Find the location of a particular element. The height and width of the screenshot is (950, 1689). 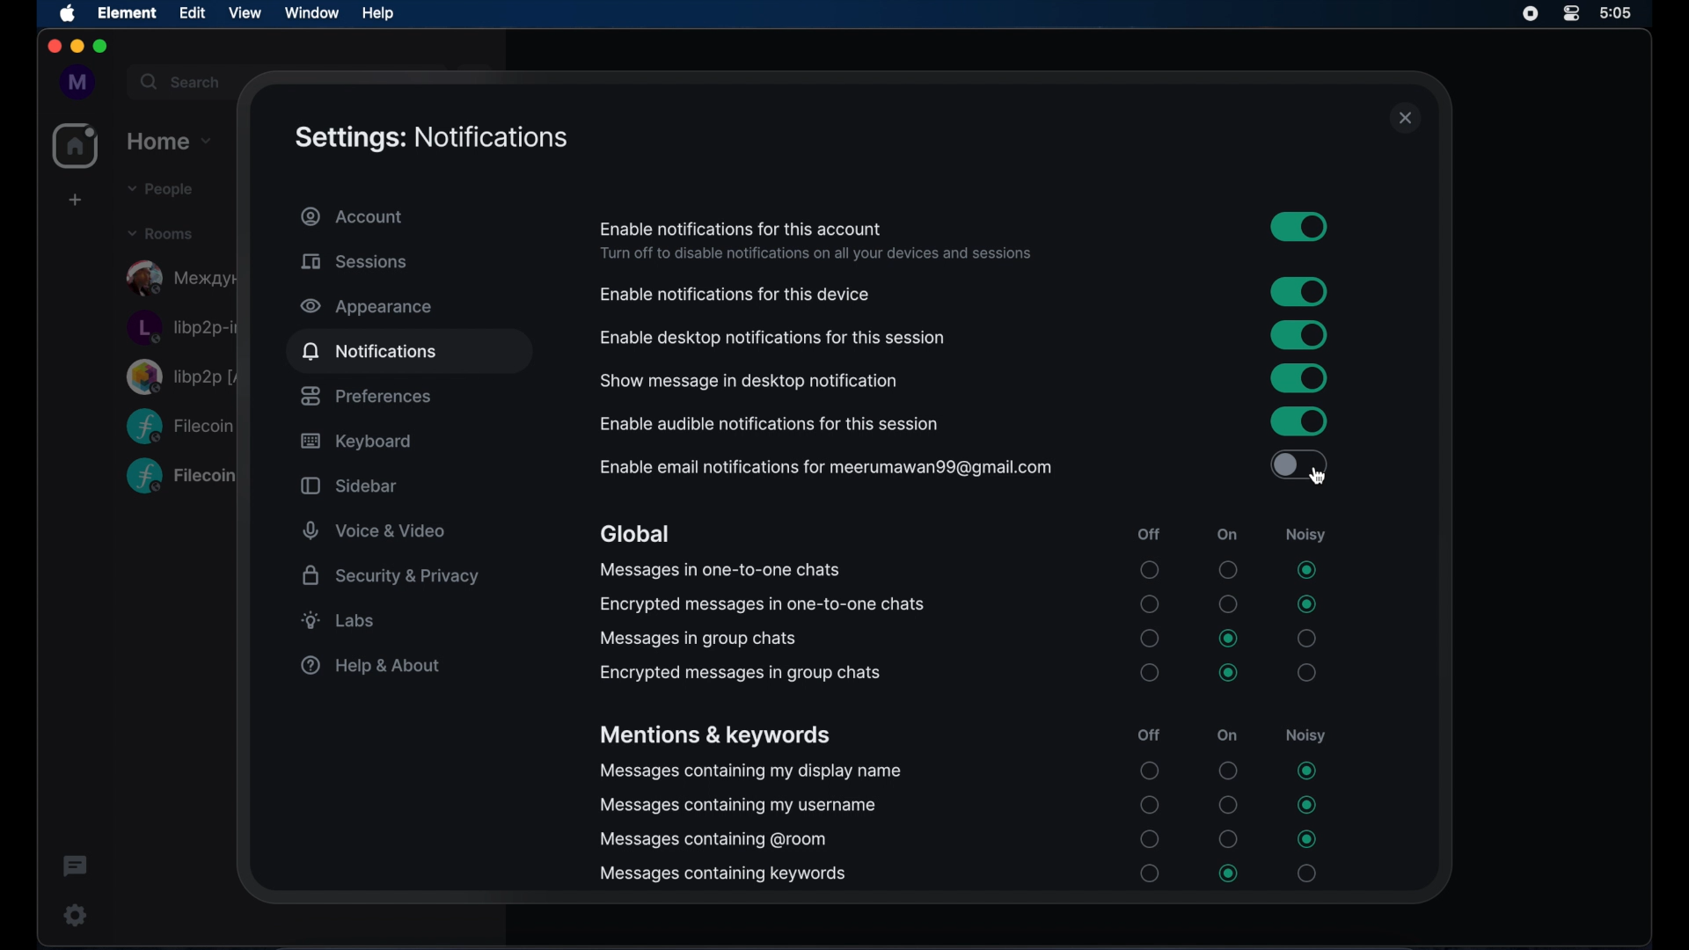

messages containing my display name is located at coordinates (750, 772).